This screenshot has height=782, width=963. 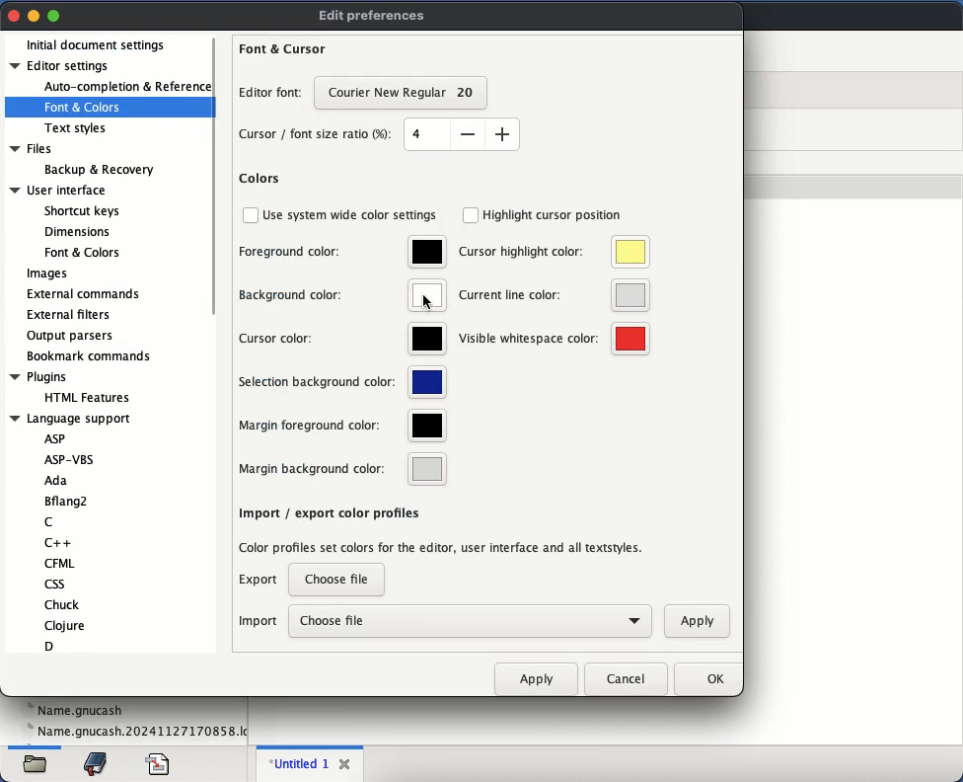 I want to click on Language support, so click(x=71, y=417).